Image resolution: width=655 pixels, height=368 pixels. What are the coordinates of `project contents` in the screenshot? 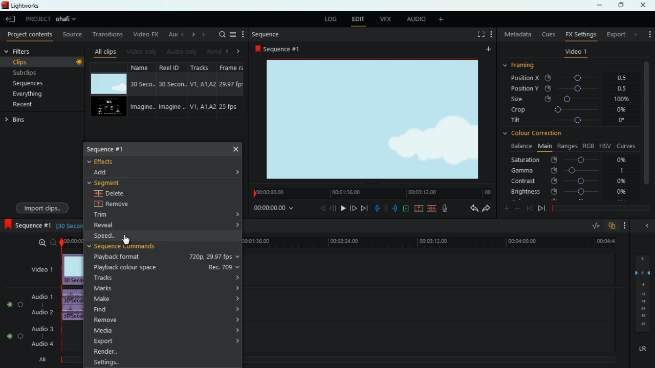 It's located at (29, 35).